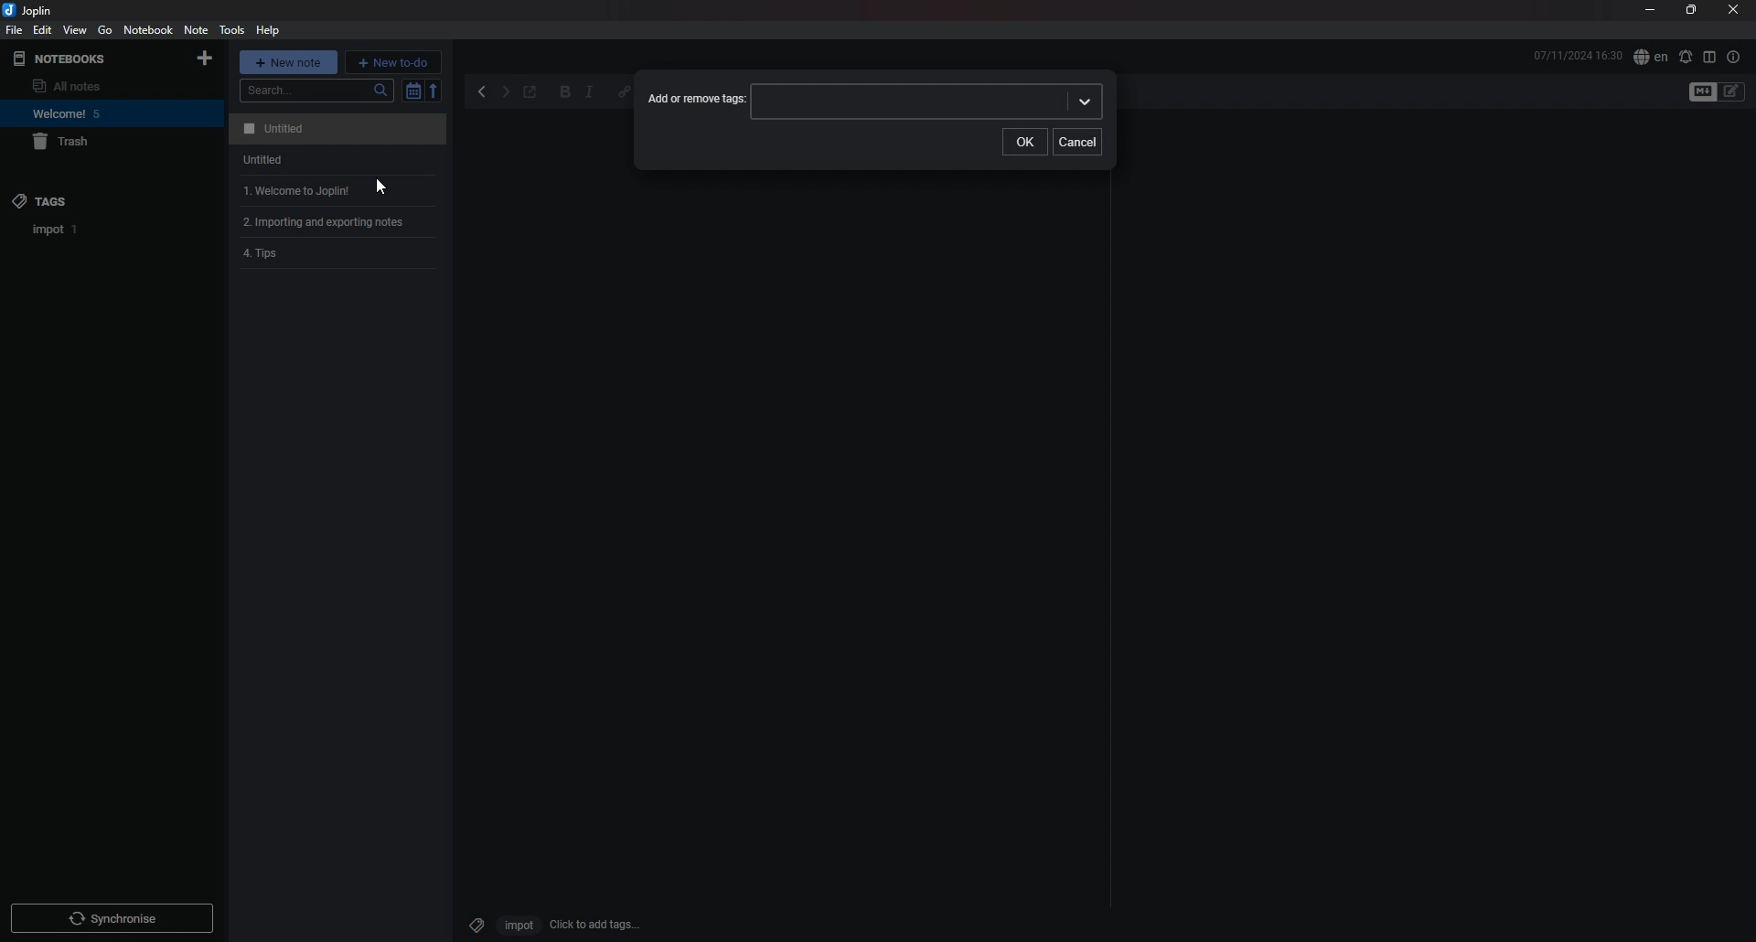 The height and width of the screenshot is (942, 1756). What do you see at coordinates (290, 190) in the screenshot?
I see `1. Welcome` at bounding box center [290, 190].